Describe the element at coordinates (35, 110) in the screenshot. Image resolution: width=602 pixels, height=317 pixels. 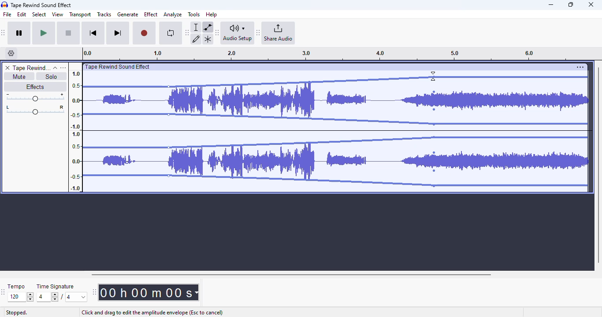
I see `Pan left/right` at that location.